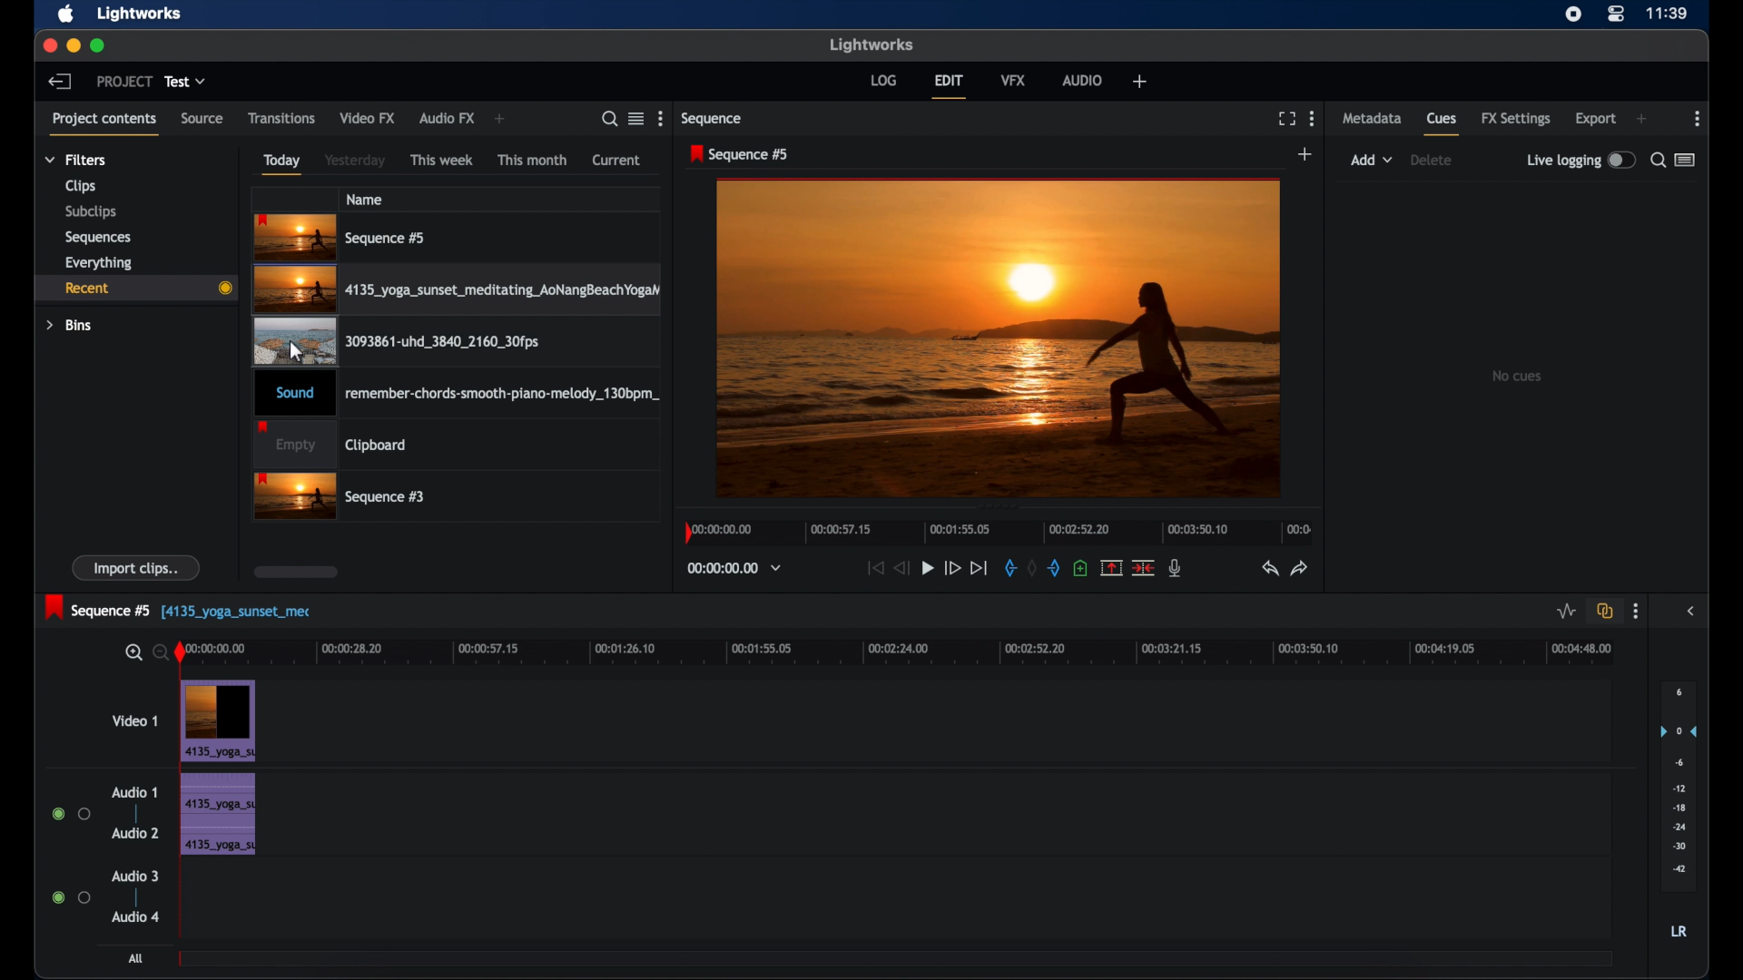 Image resolution: width=1743 pixels, height=980 pixels. I want to click on toggle list or tile view, so click(636, 118).